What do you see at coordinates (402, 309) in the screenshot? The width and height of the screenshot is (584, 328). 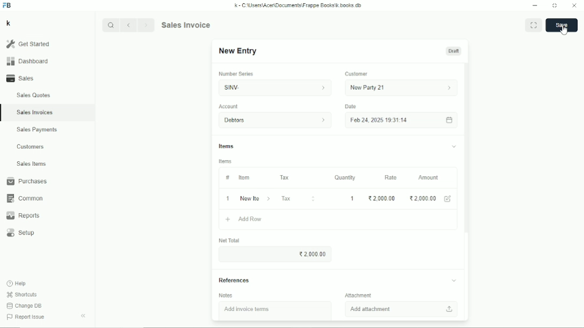 I see `Add attachment` at bounding box center [402, 309].